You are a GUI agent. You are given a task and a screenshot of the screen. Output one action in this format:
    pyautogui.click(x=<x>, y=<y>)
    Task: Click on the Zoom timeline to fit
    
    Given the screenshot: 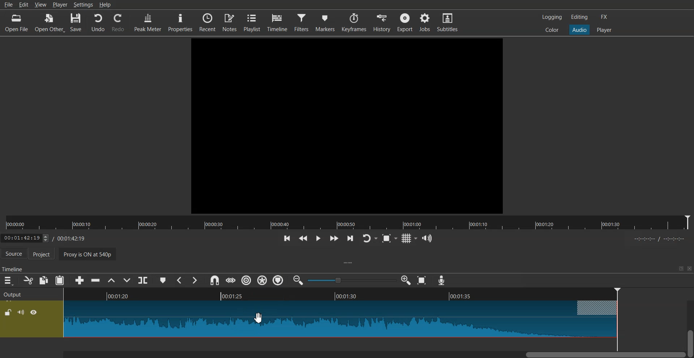 What is the action you would take?
    pyautogui.click(x=423, y=280)
    